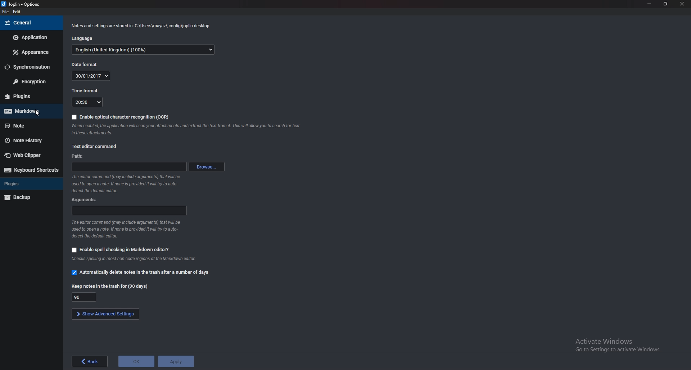 This screenshot has width=691, height=370. What do you see at coordinates (19, 12) in the screenshot?
I see `edit` at bounding box center [19, 12].